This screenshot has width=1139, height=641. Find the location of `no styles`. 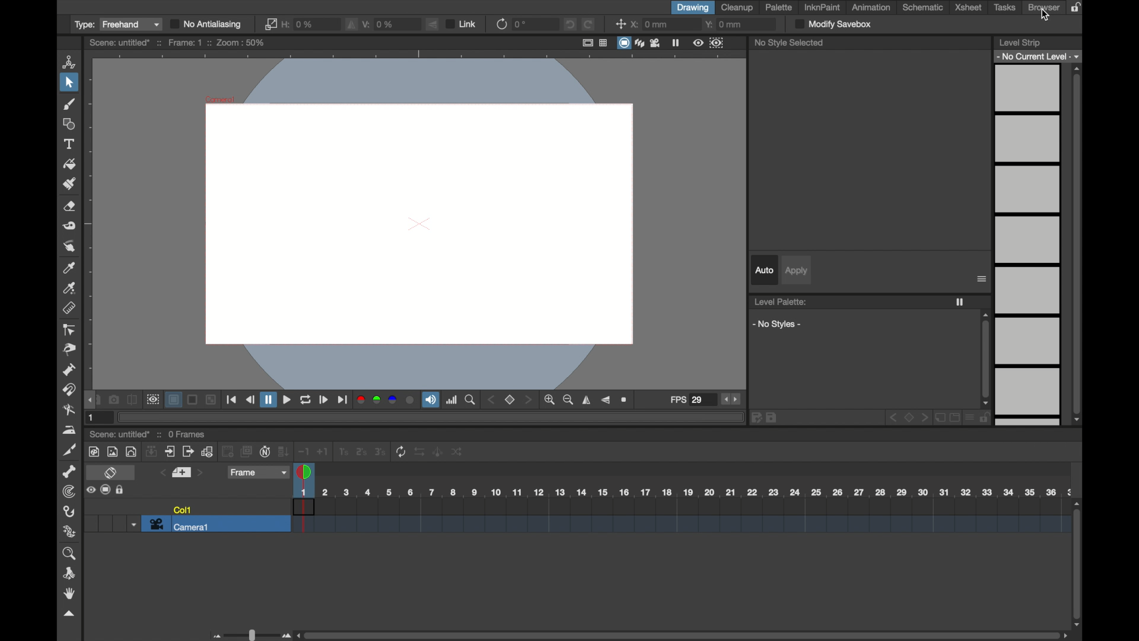

no styles is located at coordinates (777, 324).